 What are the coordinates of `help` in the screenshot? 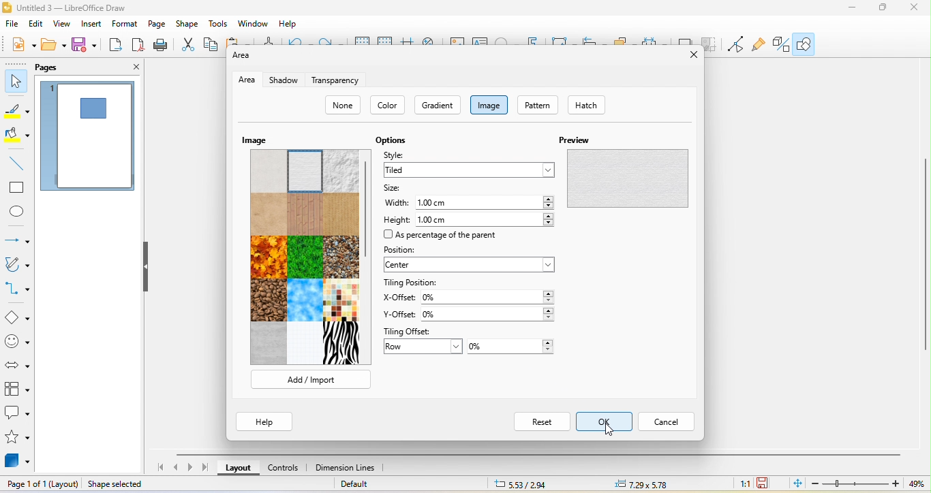 It's located at (290, 25).